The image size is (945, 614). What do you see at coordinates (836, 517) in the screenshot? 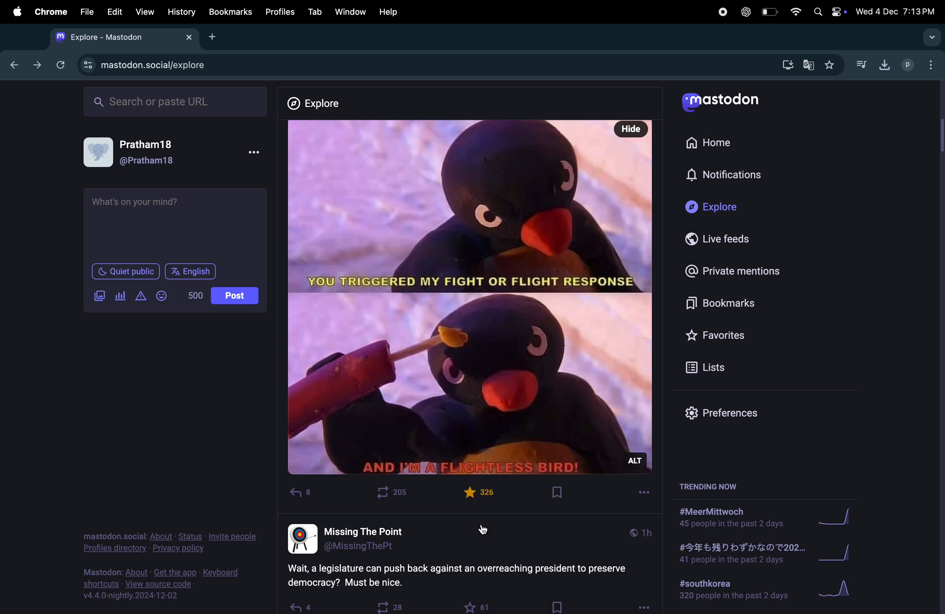
I see `graph` at bounding box center [836, 517].